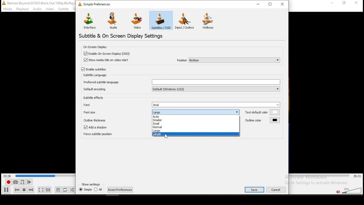 This screenshot has height=205, width=364. Describe the element at coordinates (15, 182) in the screenshot. I see `take a snapshot` at that location.